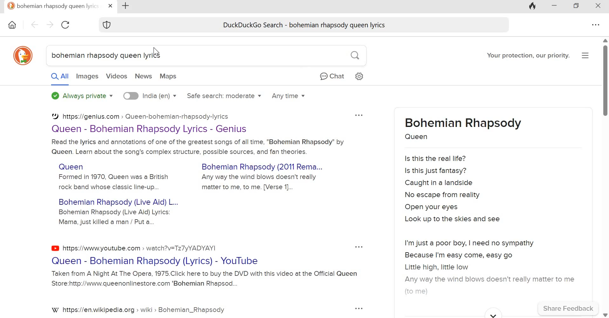  Describe the element at coordinates (292, 96) in the screenshot. I see `Any time` at that location.